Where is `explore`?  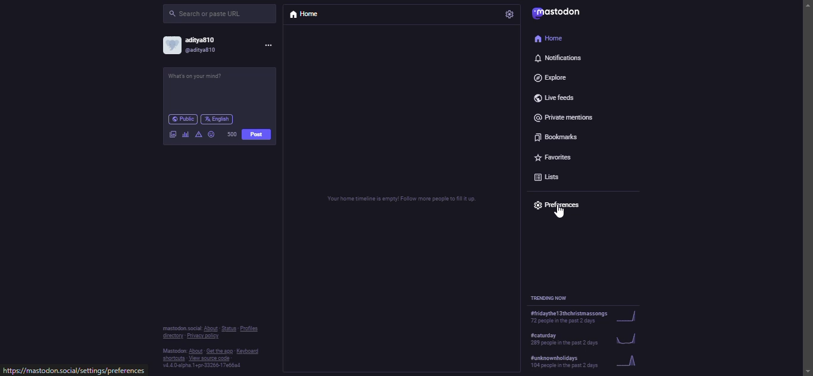
explore is located at coordinates (552, 77).